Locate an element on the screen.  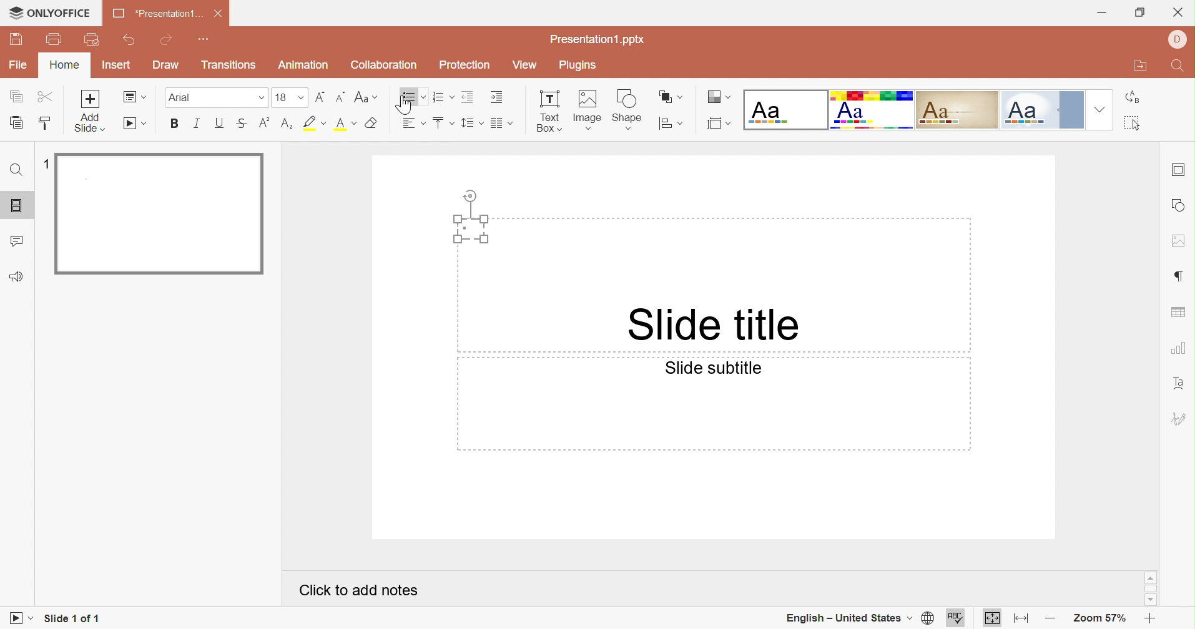
Copy style is located at coordinates (46, 126).